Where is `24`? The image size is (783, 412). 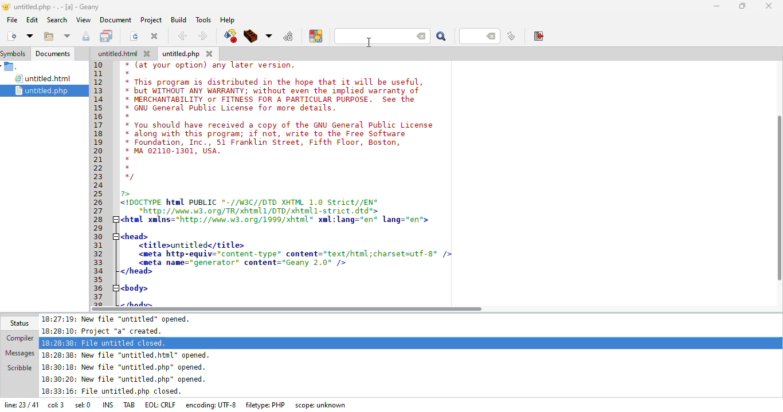
24 is located at coordinates (99, 186).